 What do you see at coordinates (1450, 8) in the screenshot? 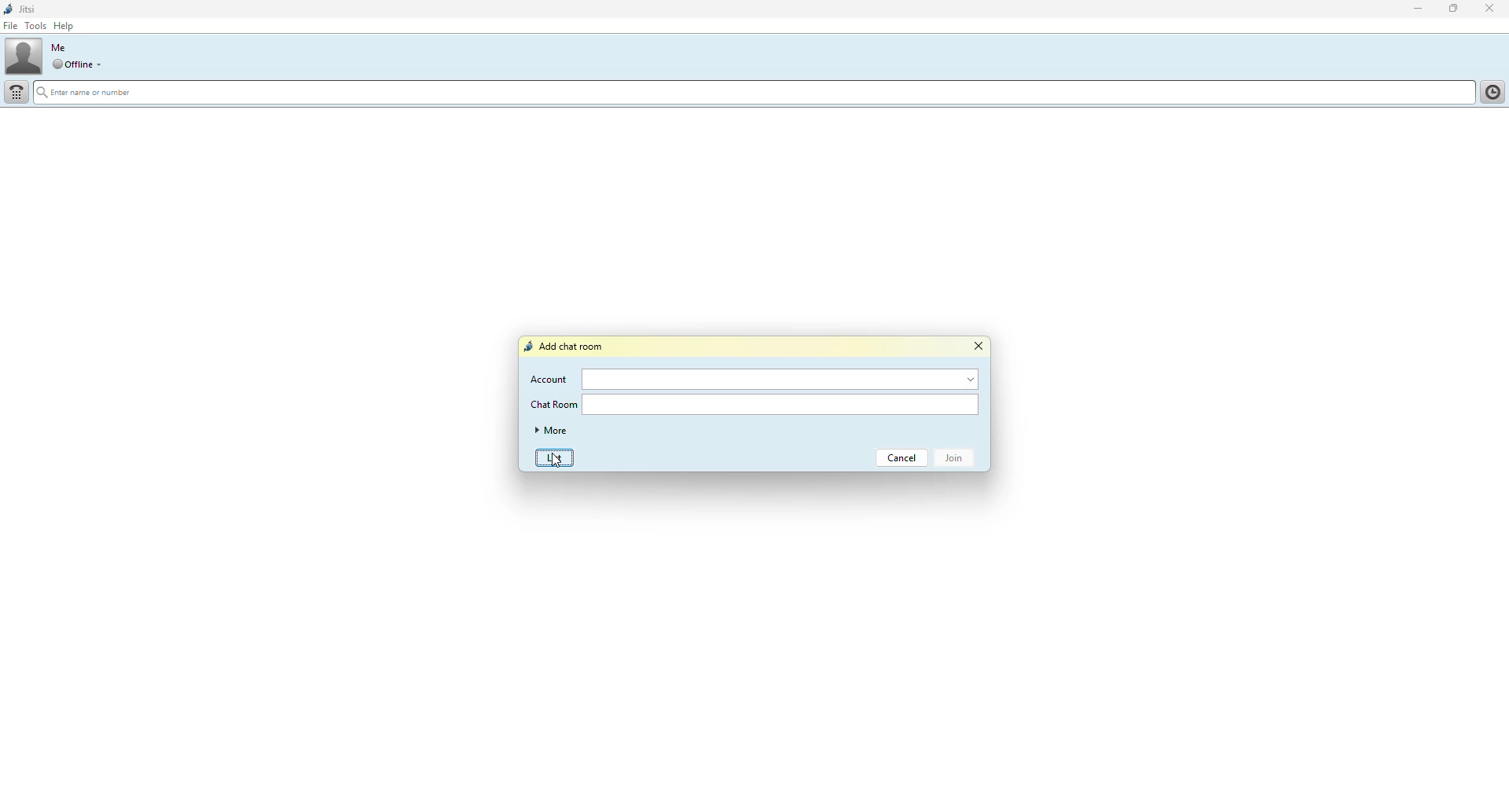
I see `maximize` at bounding box center [1450, 8].